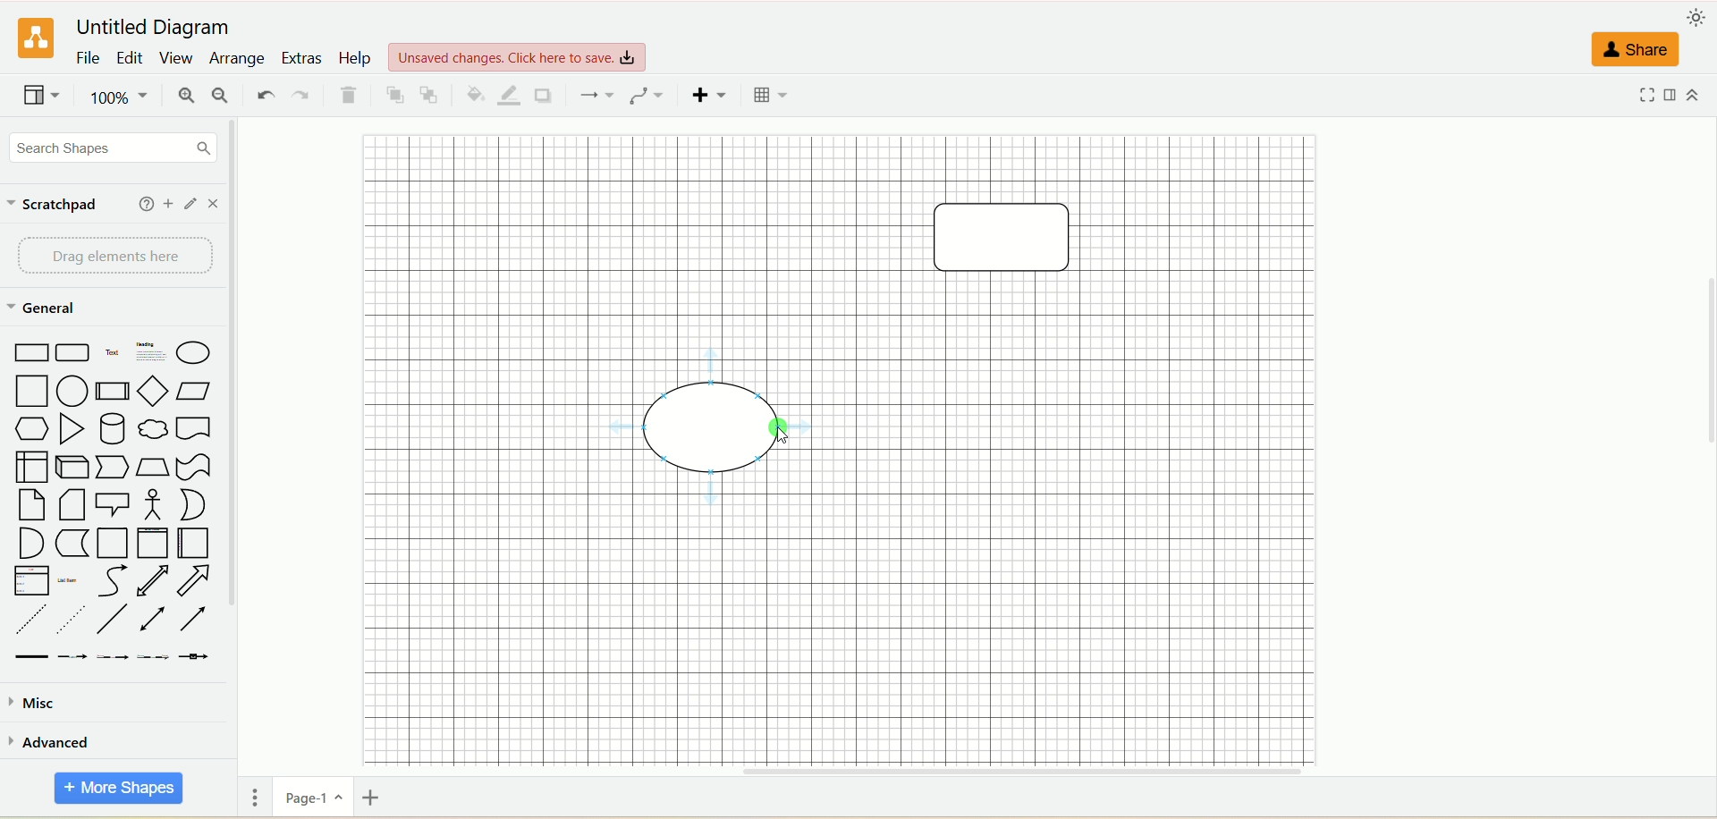  Describe the element at coordinates (780, 433) in the screenshot. I see `cursor` at that location.